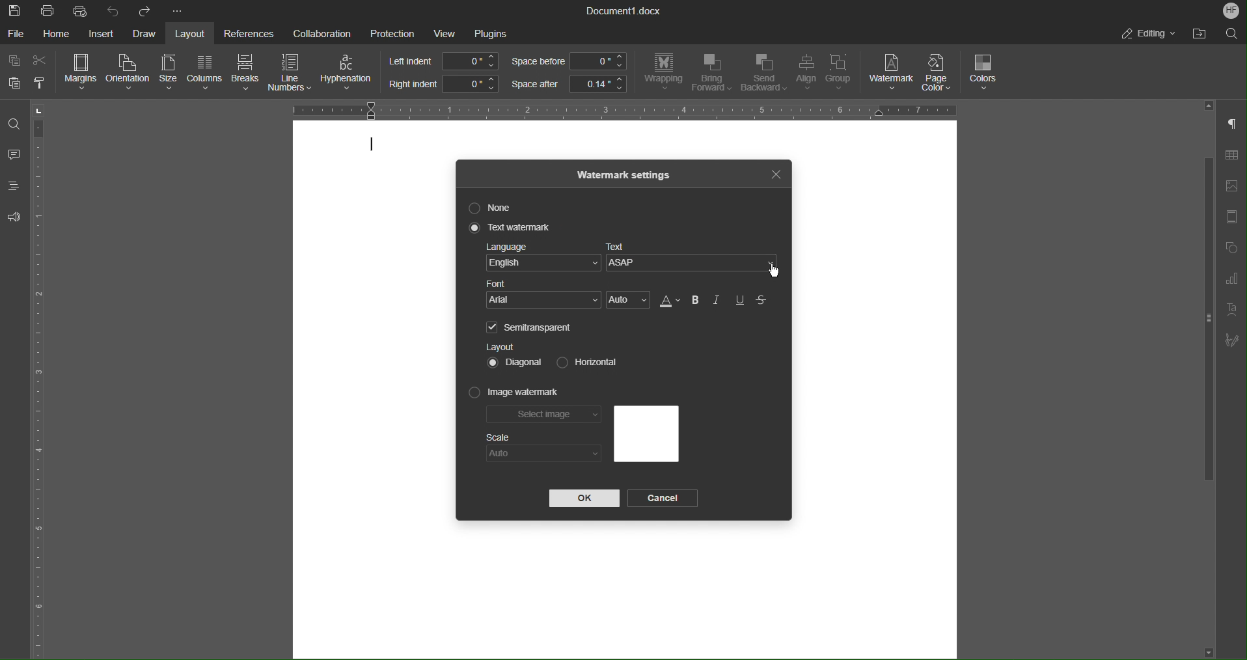 The width and height of the screenshot is (1247, 660). I want to click on Signature, so click(1232, 340).